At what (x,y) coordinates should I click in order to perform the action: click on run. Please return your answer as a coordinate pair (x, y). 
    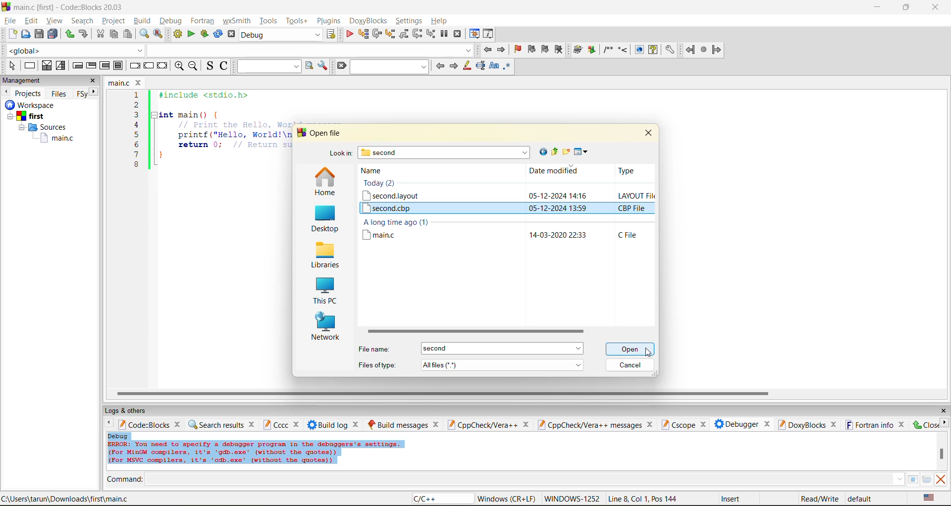
    Looking at the image, I should click on (191, 34).